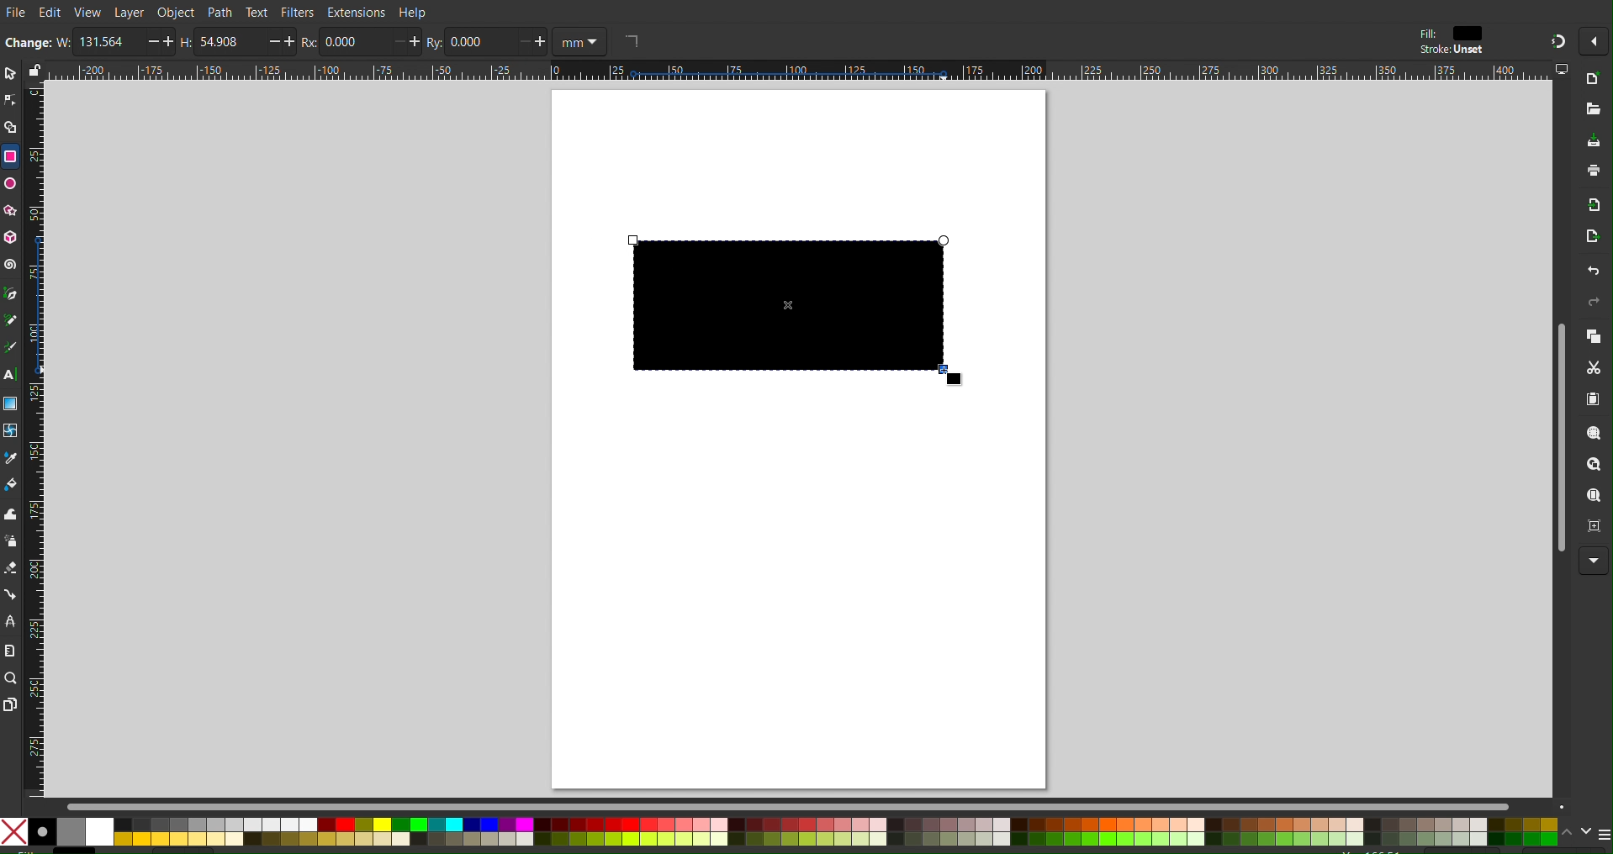  What do you see at coordinates (405, 41) in the screenshot?
I see `increase/decrease` at bounding box center [405, 41].